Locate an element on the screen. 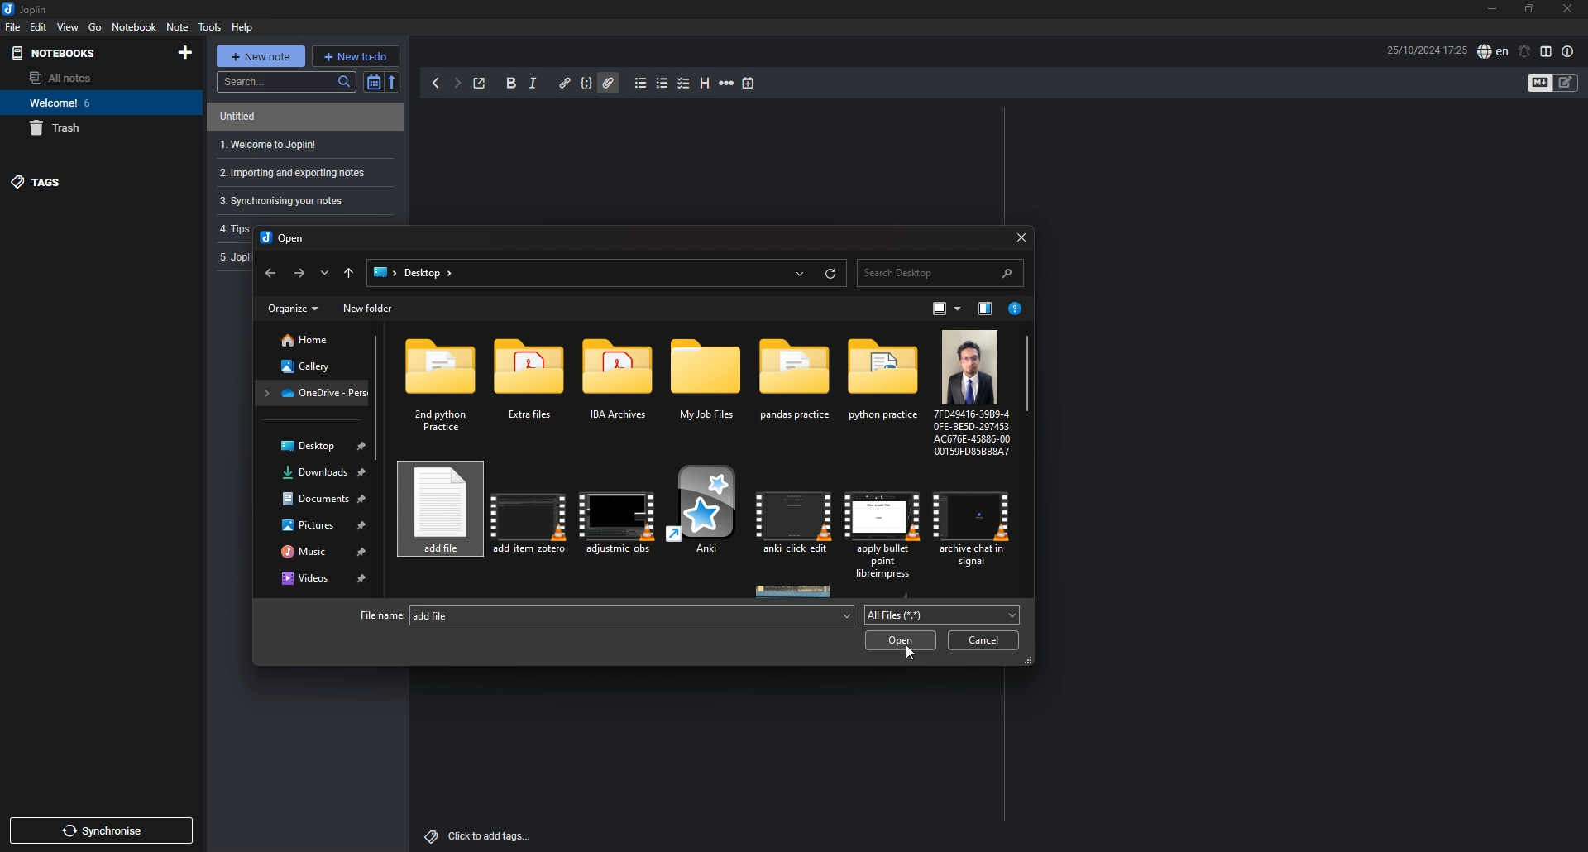 Image resolution: width=1588 pixels, height=852 pixels. get help is located at coordinates (1016, 310).